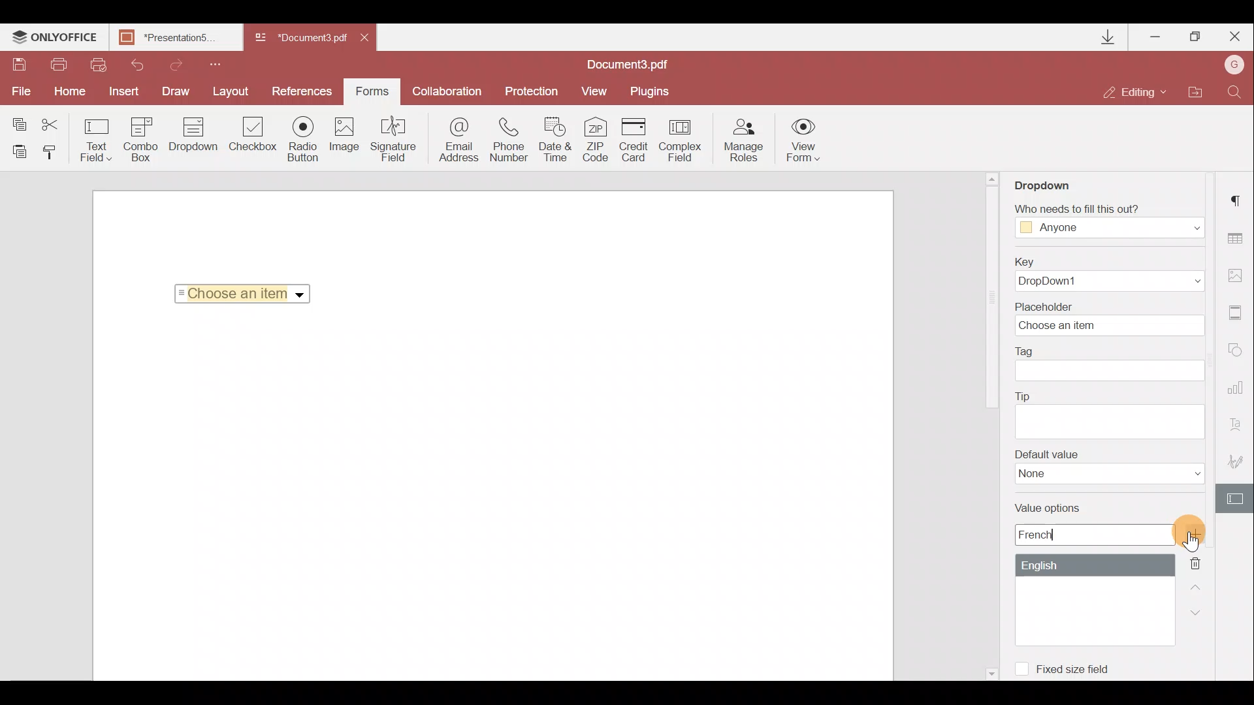 The width and height of the screenshot is (1254, 705). Describe the element at coordinates (511, 140) in the screenshot. I see `Phone number` at that location.